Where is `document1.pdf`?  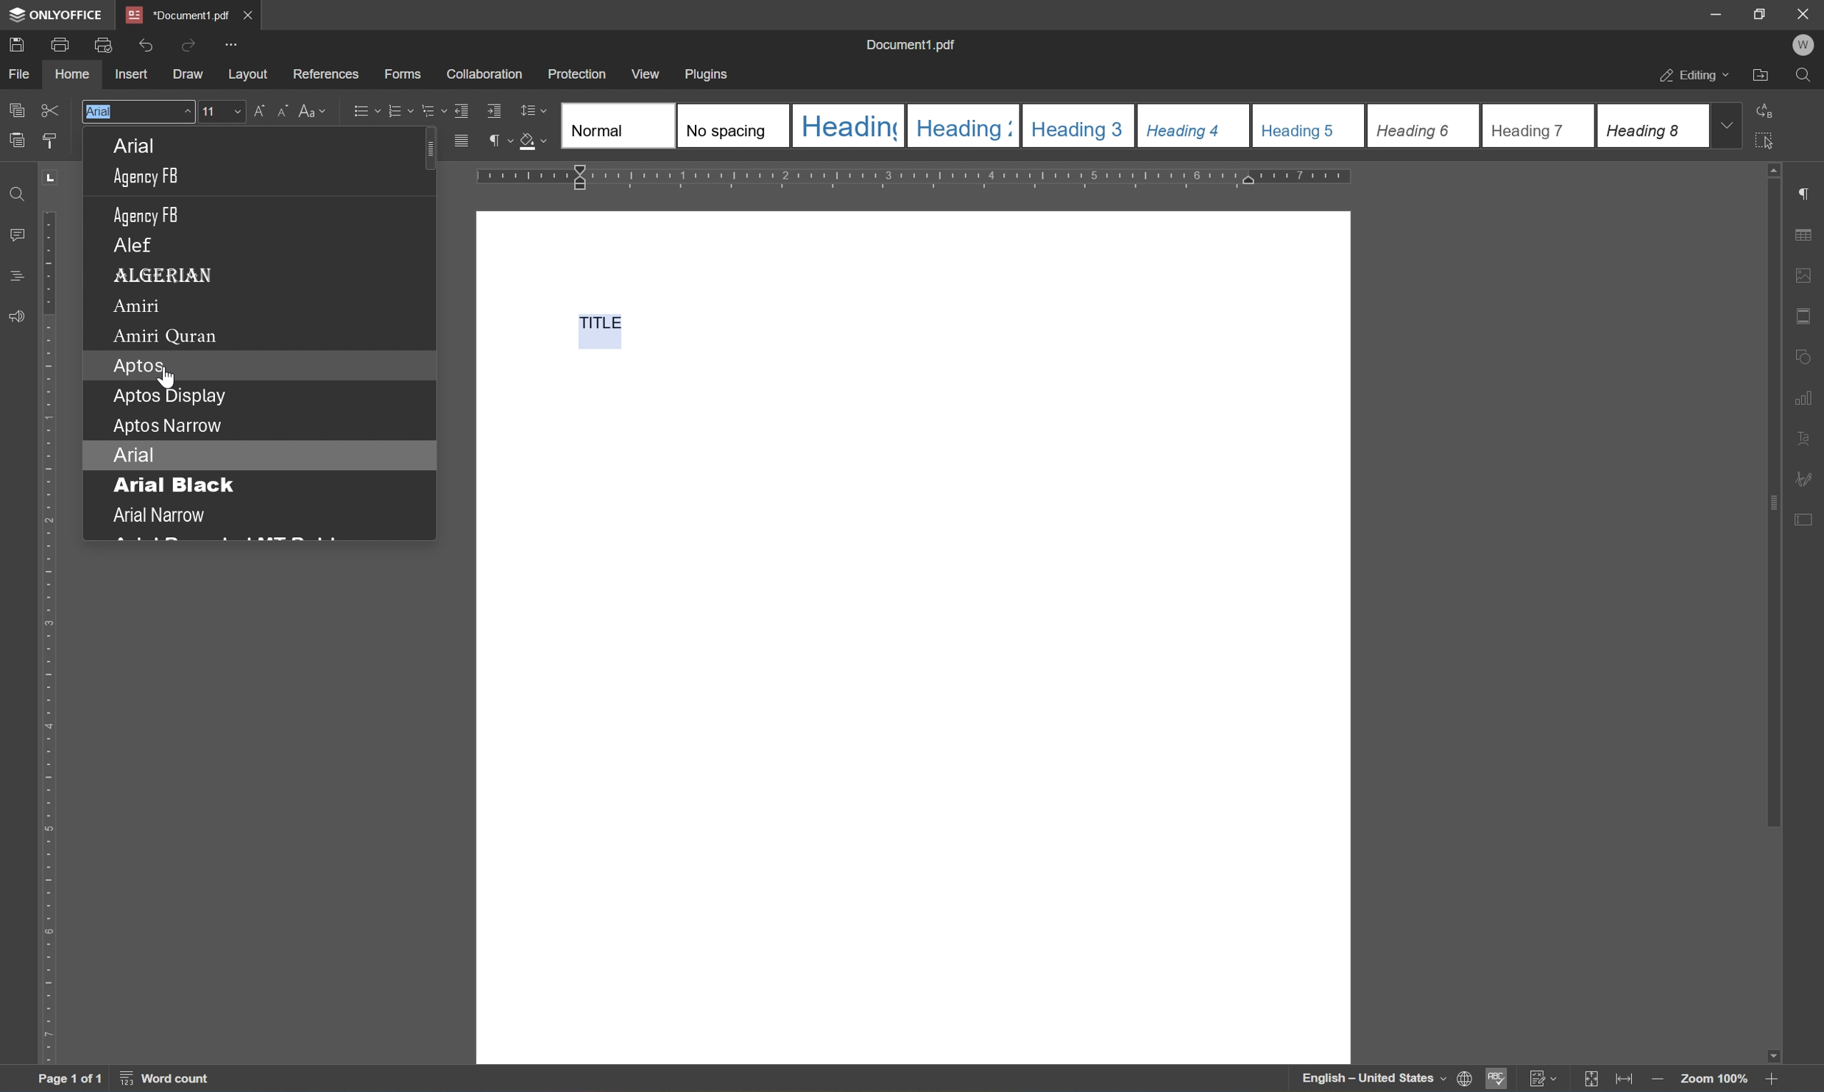 document1.pdf is located at coordinates (176, 15).